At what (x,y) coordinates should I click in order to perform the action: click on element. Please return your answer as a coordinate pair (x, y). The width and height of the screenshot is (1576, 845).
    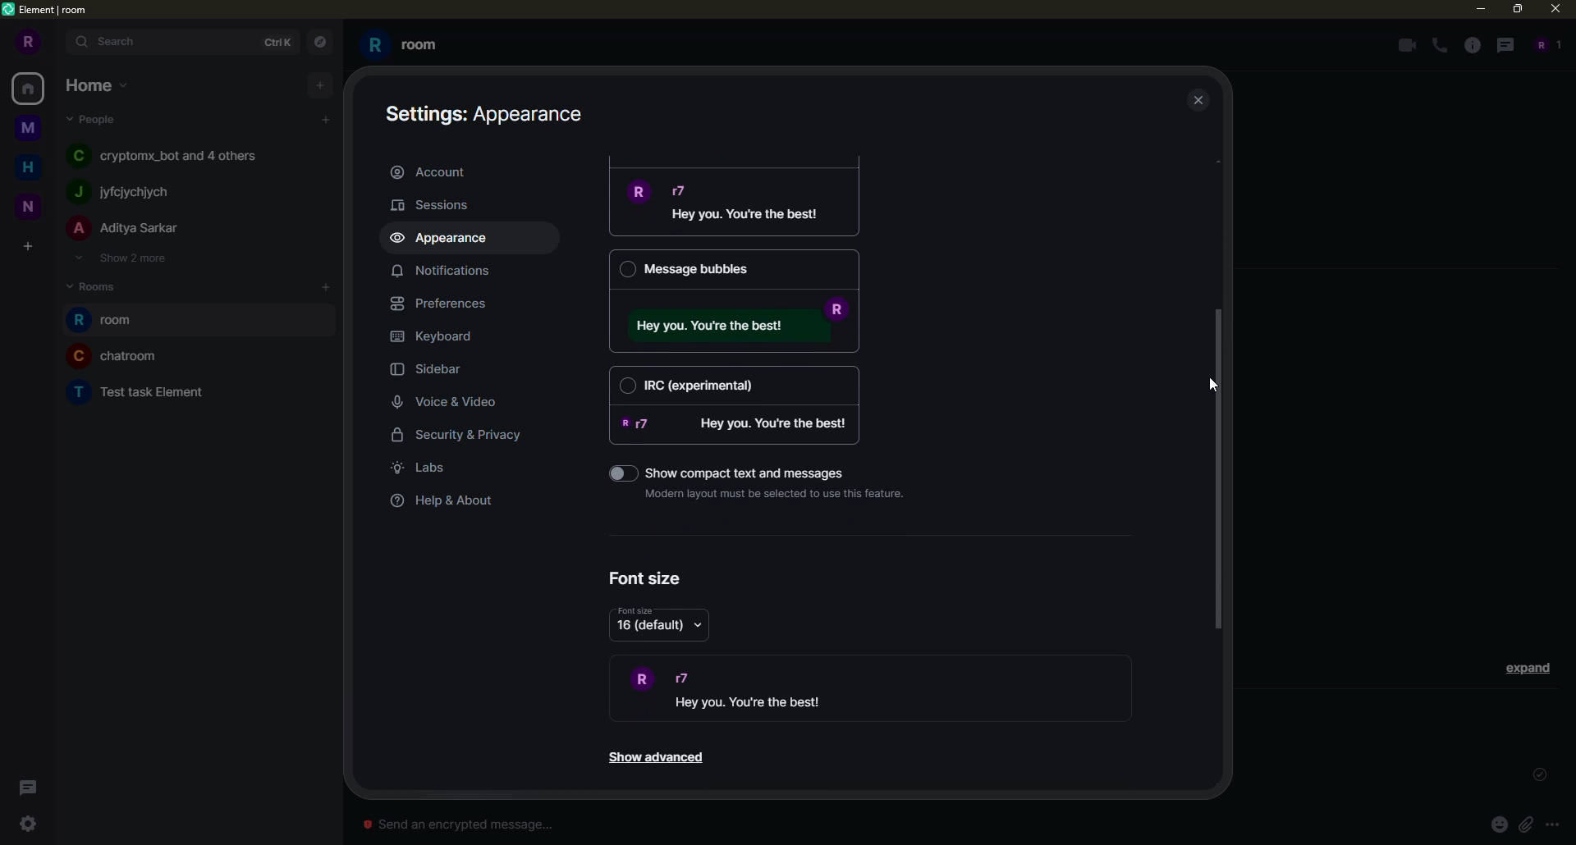
    Looking at the image, I should click on (48, 11).